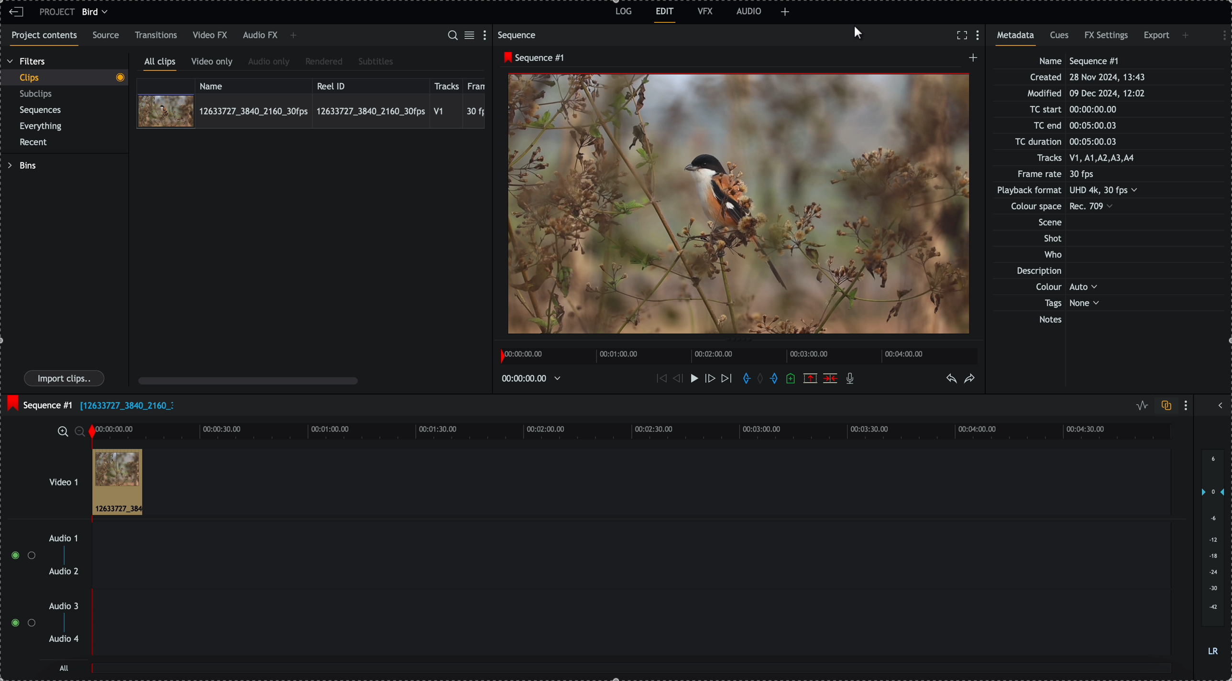 The image size is (1232, 681). What do you see at coordinates (1060, 38) in the screenshot?
I see `cues` at bounding box center [1060, 38].